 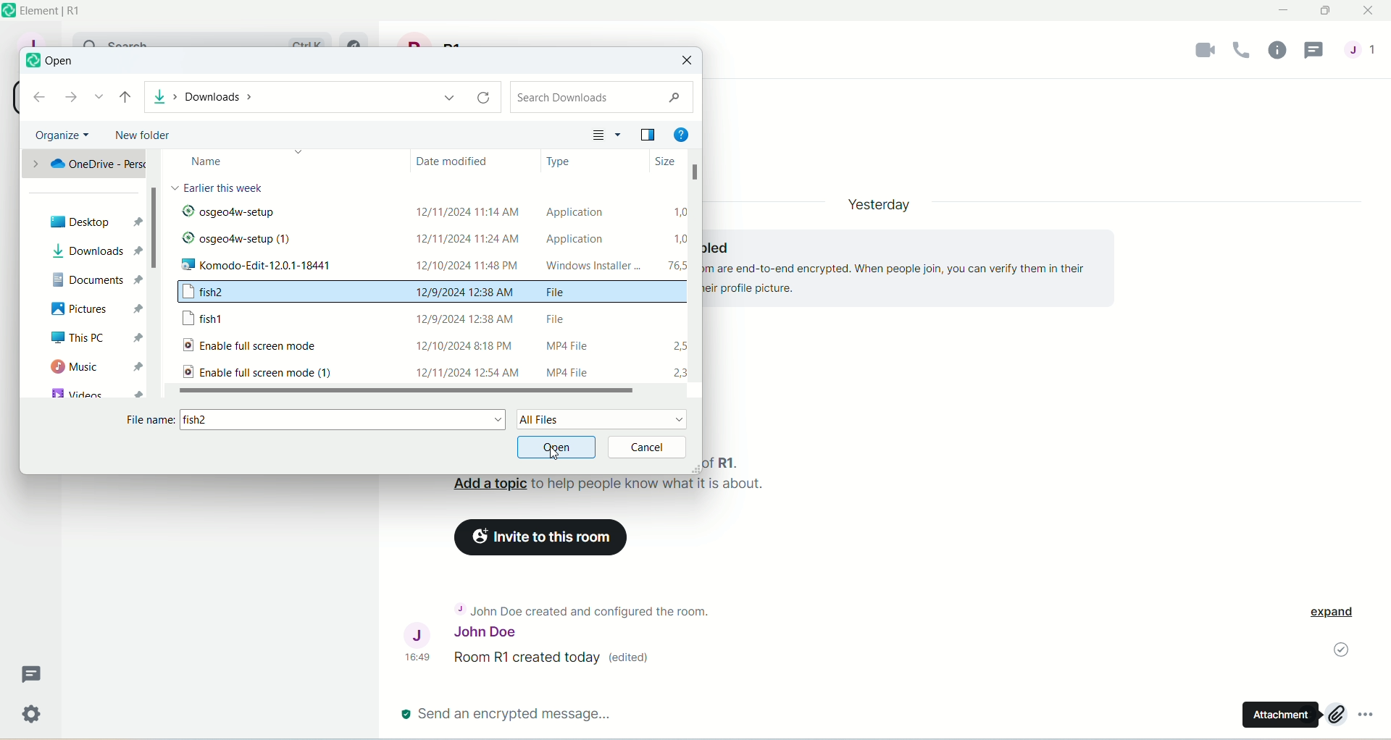 What do you see at coordinates (9, 11) in the screenshot?
I see `logo` at bounding box center [9, 11].